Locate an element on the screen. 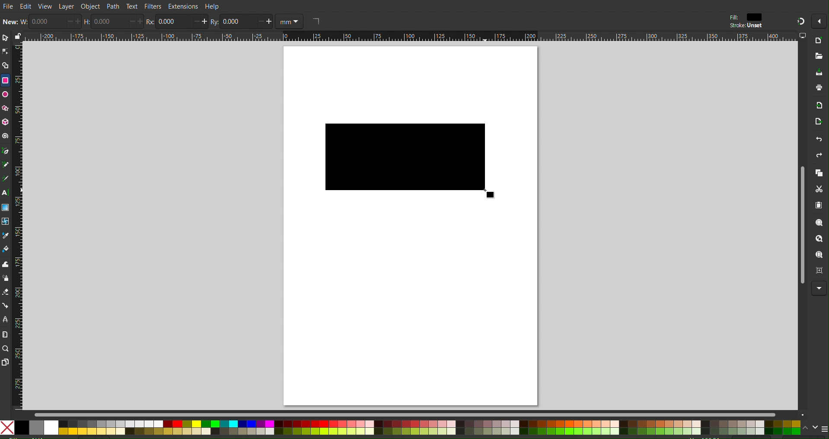 Image resolution: width=829 pixels, height=439 pixels. Horizontal Ruler is located at coordinates (410, 37).